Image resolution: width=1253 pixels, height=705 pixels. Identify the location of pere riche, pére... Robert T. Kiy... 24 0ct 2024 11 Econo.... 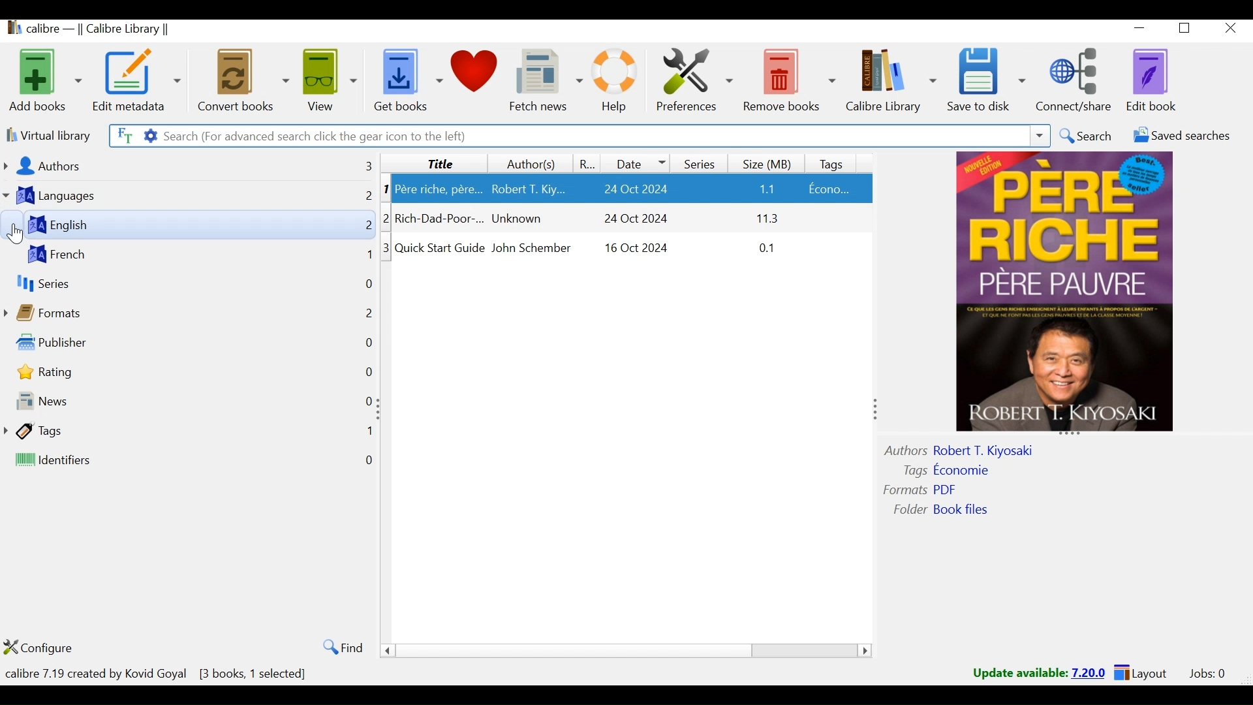
(632, 189).